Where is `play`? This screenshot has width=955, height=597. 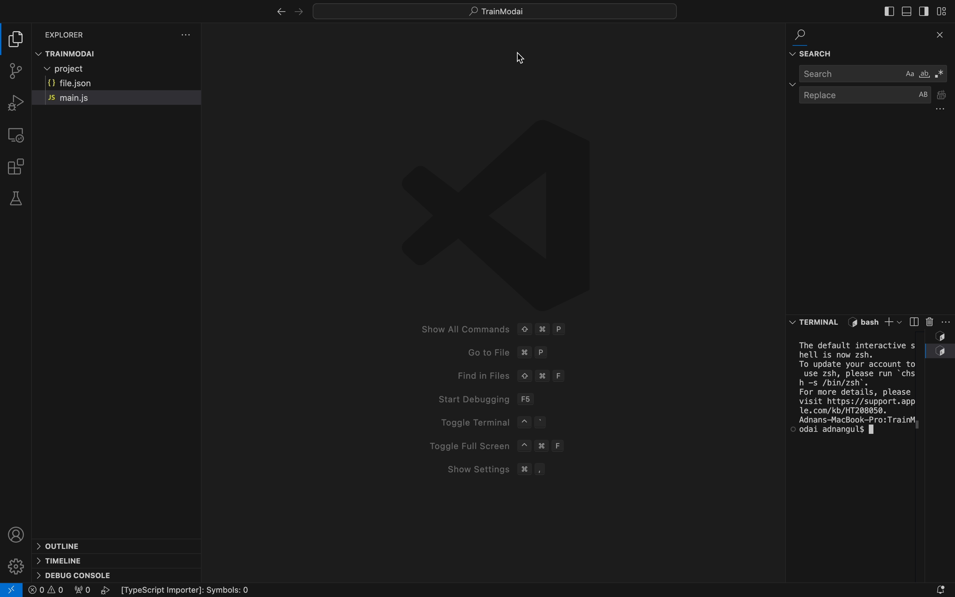
play is located at coordinates (107, 590).